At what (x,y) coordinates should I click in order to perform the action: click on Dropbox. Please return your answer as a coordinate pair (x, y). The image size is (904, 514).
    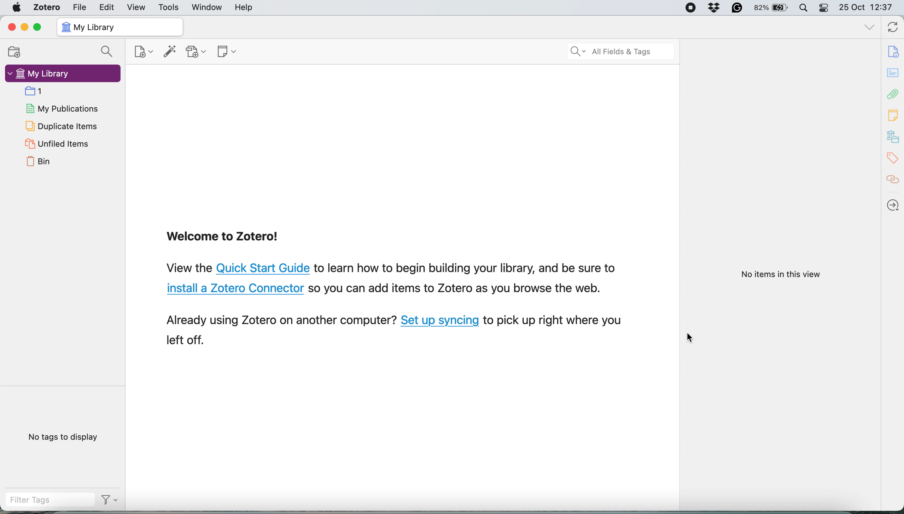
    Looking at the image, I should click on (713, 7).